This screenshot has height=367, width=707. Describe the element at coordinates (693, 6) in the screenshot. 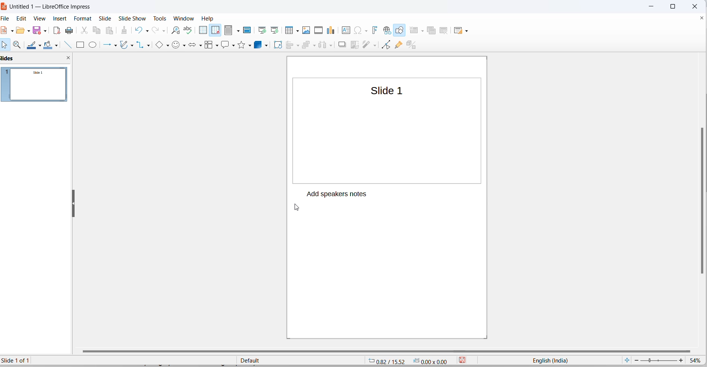

I see `close` at that location.